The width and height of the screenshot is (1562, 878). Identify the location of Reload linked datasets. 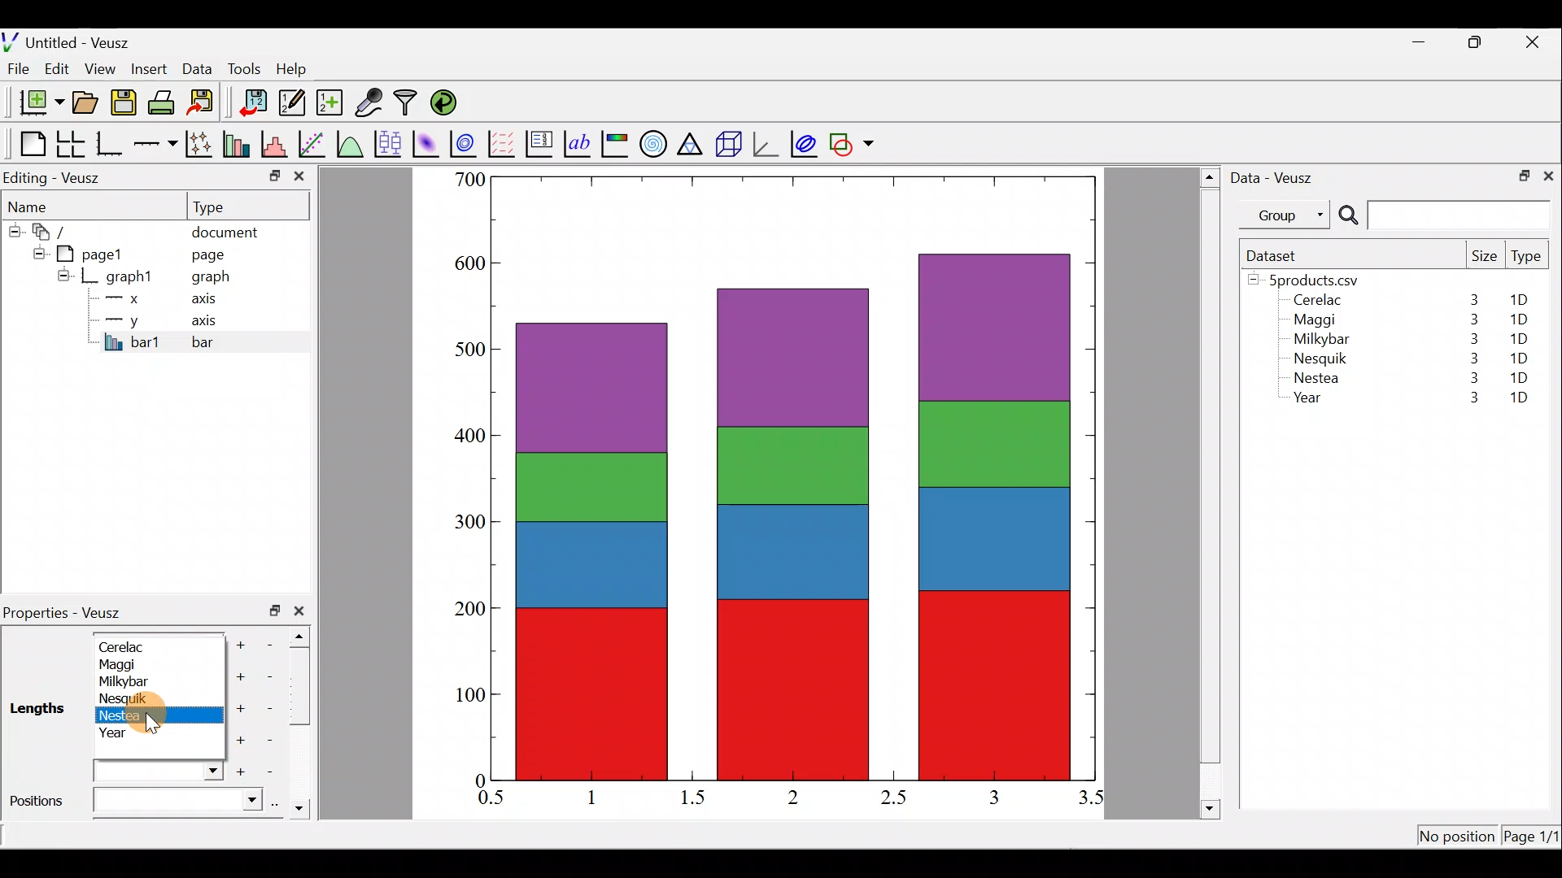
(447, 102).